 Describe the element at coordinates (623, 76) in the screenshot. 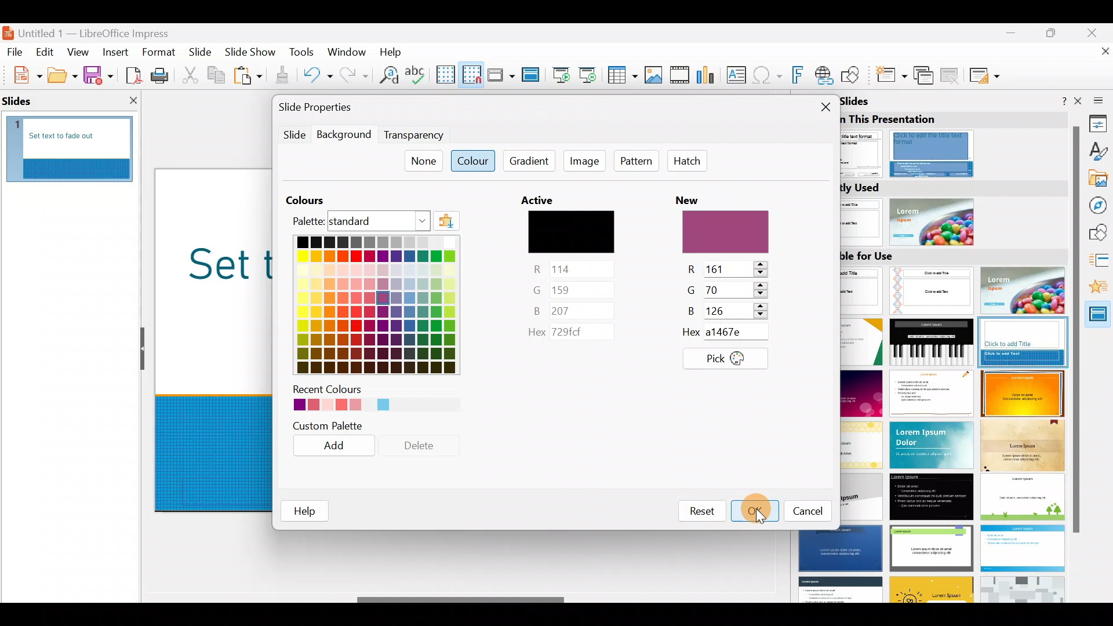

I see `Table` at that location.